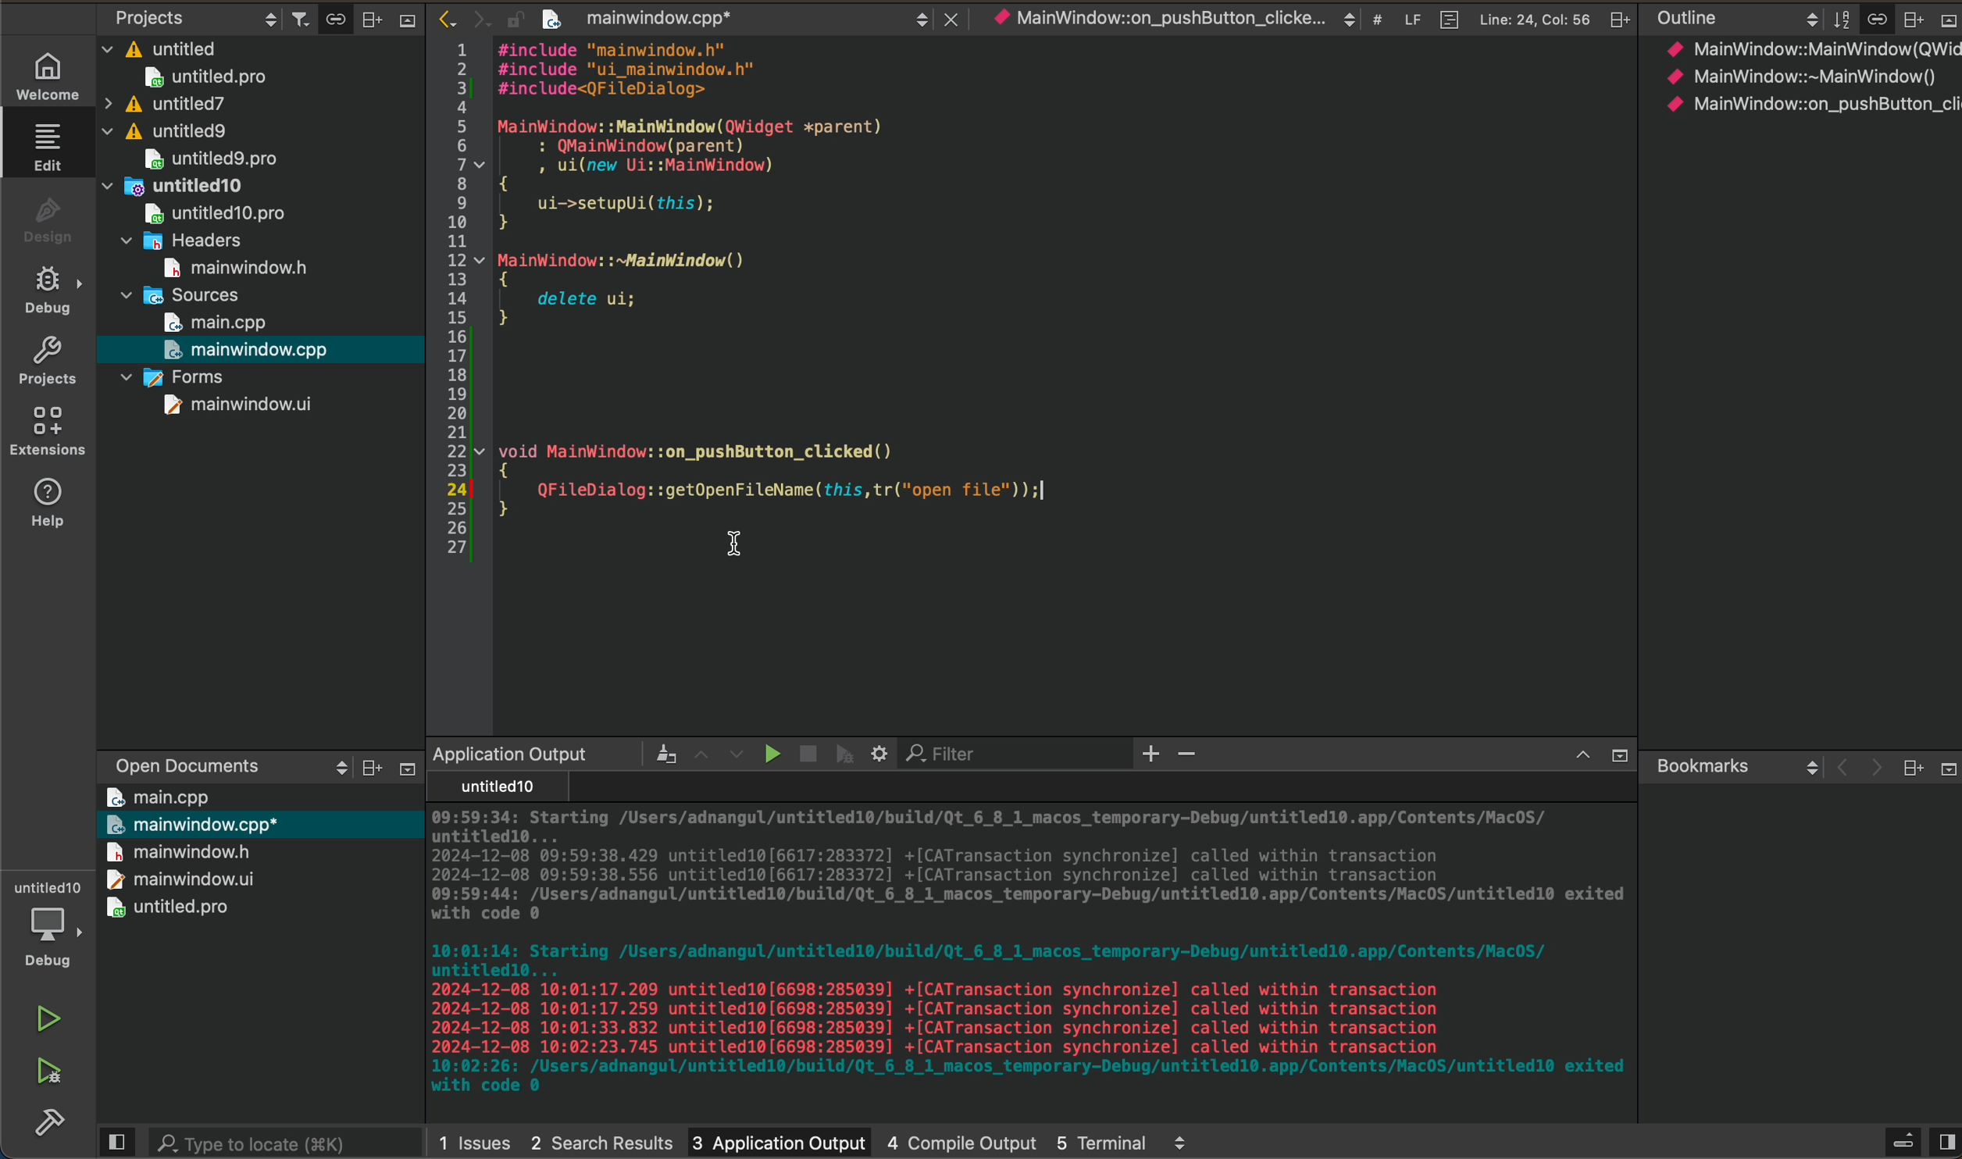 This screenshot has width=1962, height=1159. What do you see at coordinates (1876, 16) in the screenshot?
I see `link` at bounding box center [1876, 16].